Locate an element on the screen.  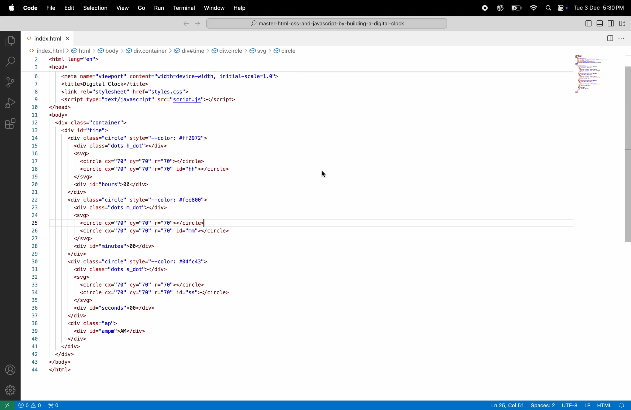
toggle primary sidebar is located at coordinates (588, 23).